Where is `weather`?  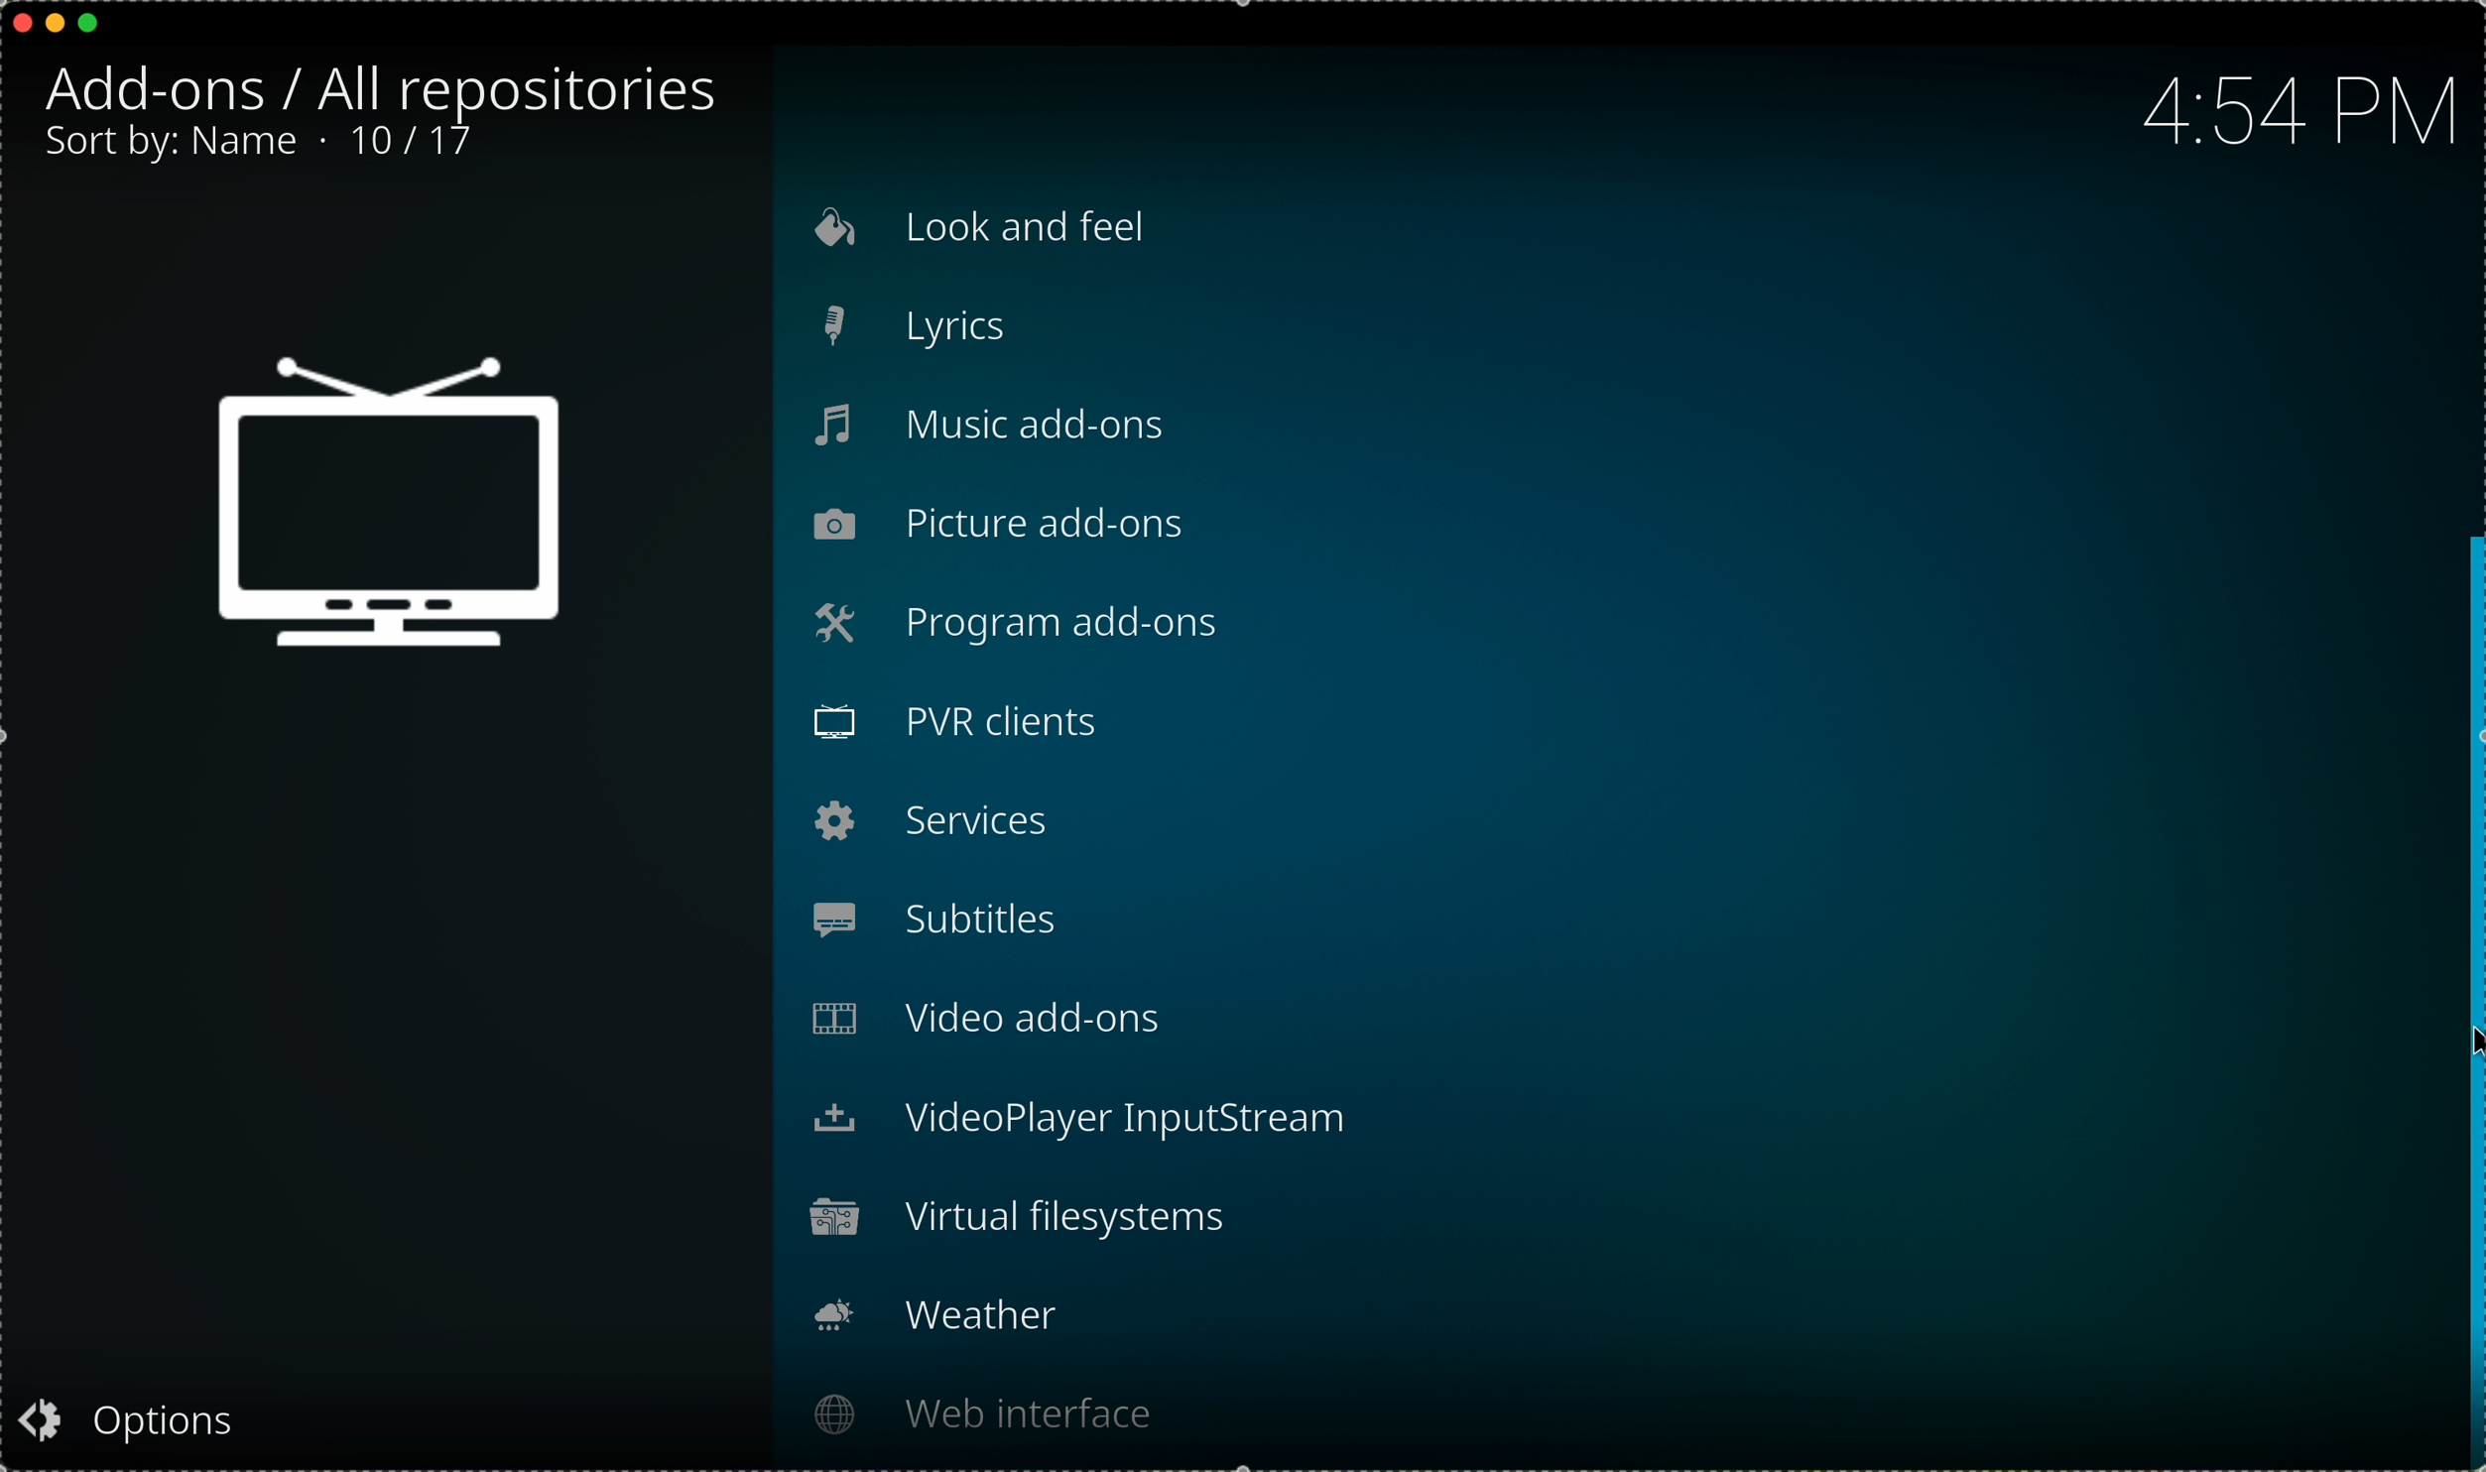 weather is located at coordinates (949, 1315).